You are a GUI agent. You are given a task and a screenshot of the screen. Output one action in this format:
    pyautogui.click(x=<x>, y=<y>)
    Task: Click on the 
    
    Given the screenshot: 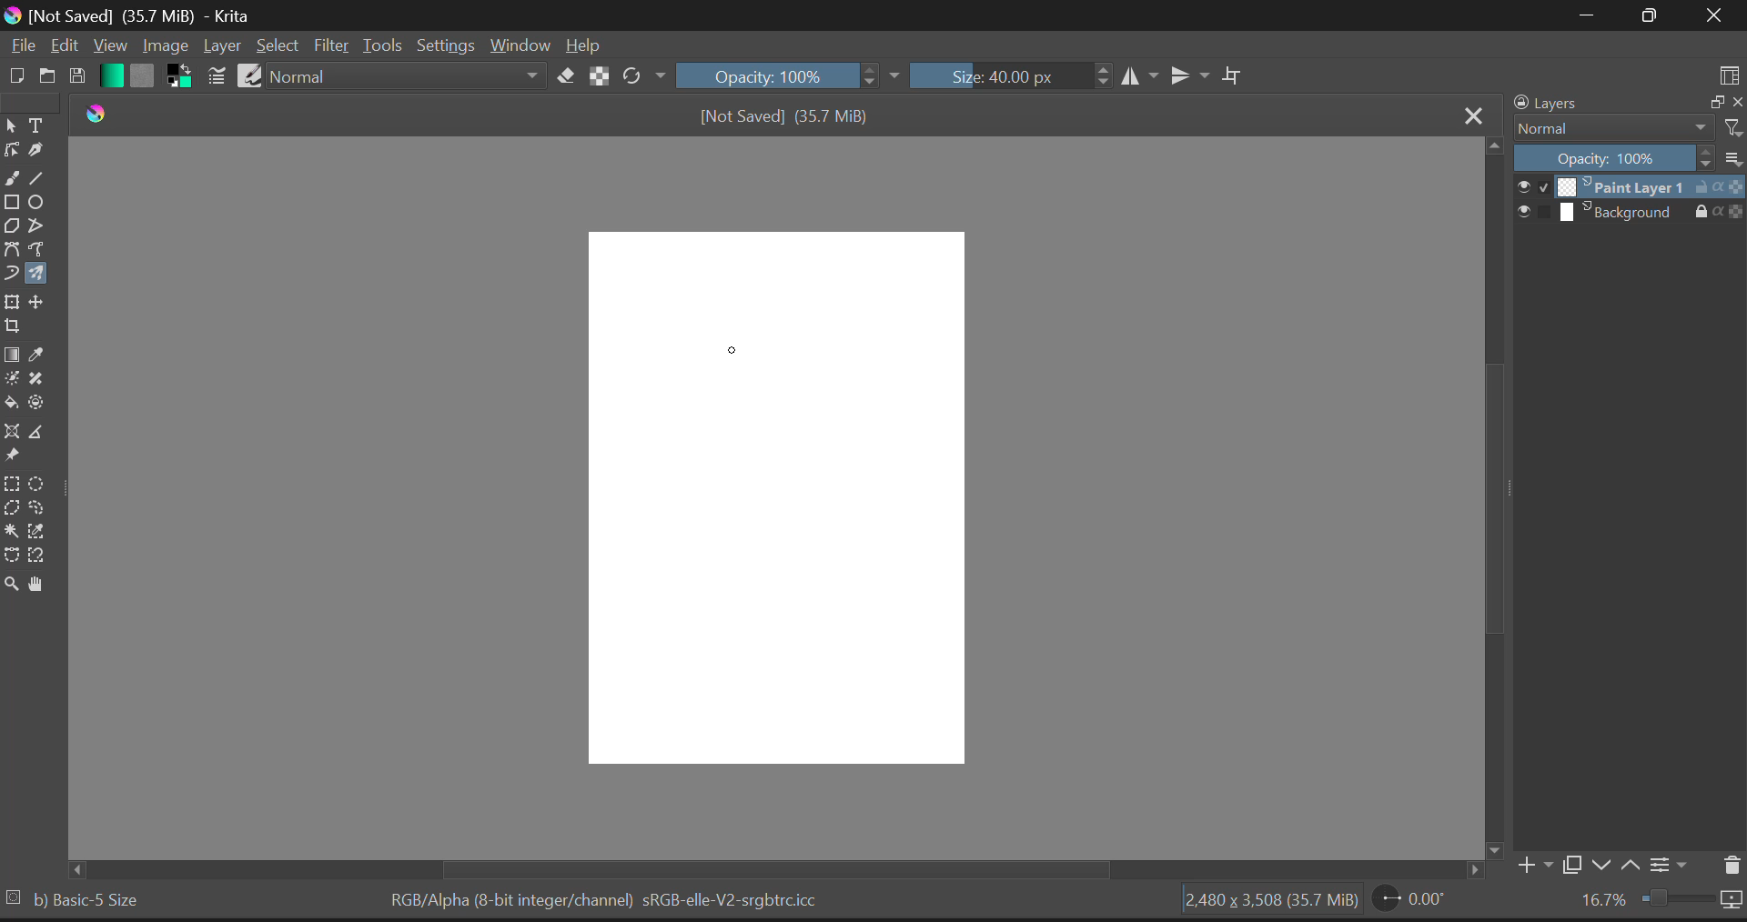 What is the action you would take?
    pyautogui.click(x=1495, y=848)
    